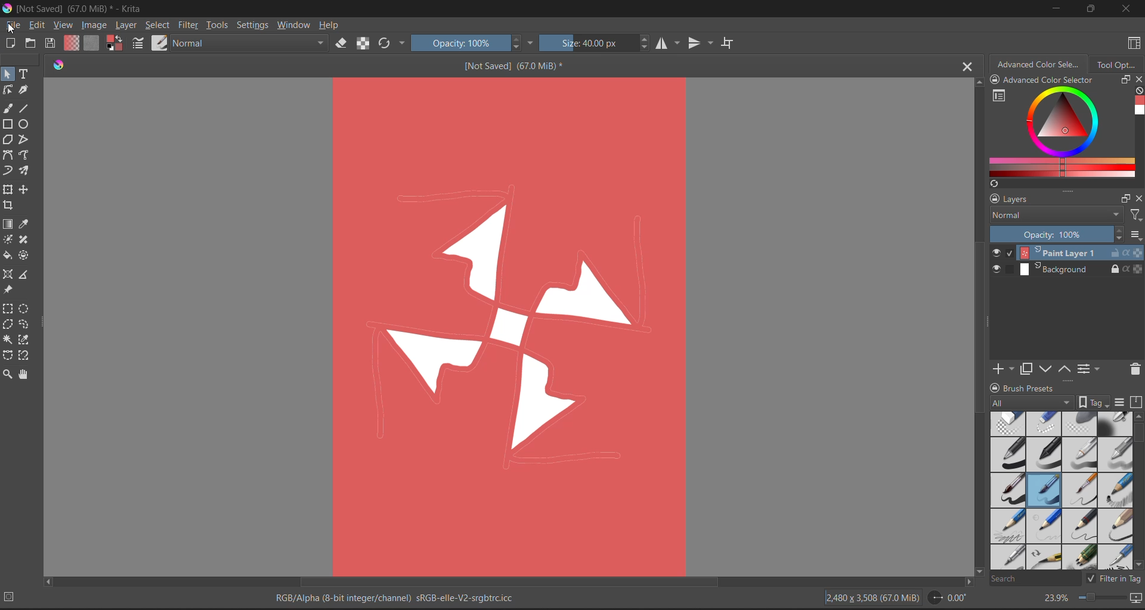 This screenshot has height=610, width=1145. I want to click on close, so click(1138, 80).